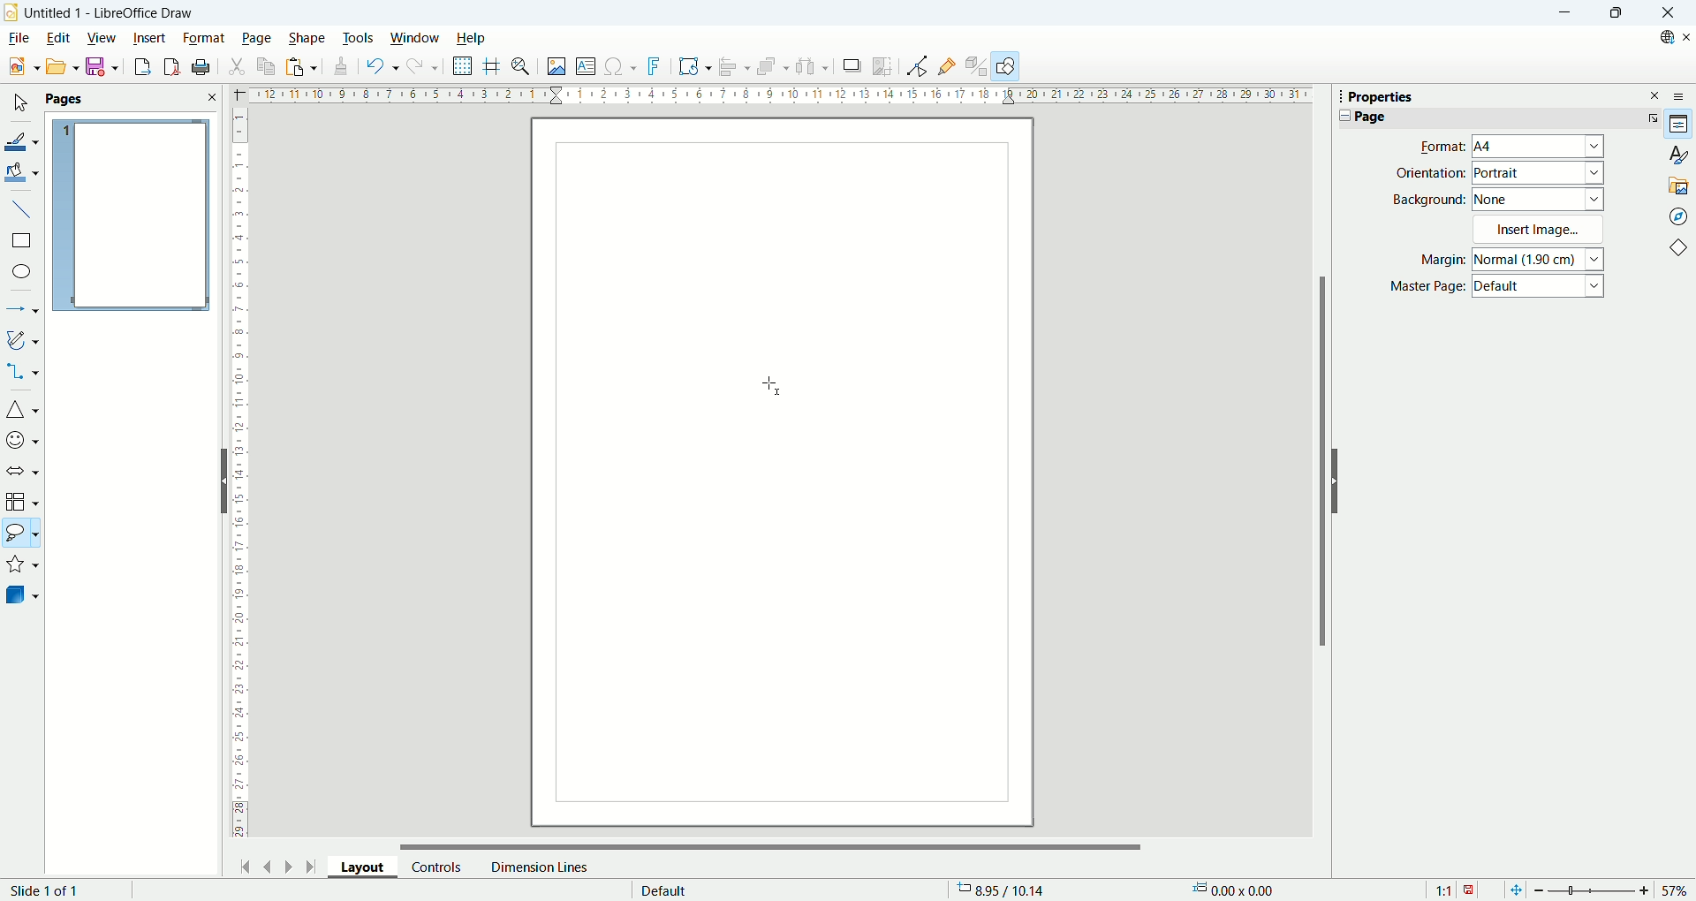 The image size is (1696, 901). What do you see at coordinates (300, 66) in the screenshot?
I see `paste` at bounding box center [300, 66].